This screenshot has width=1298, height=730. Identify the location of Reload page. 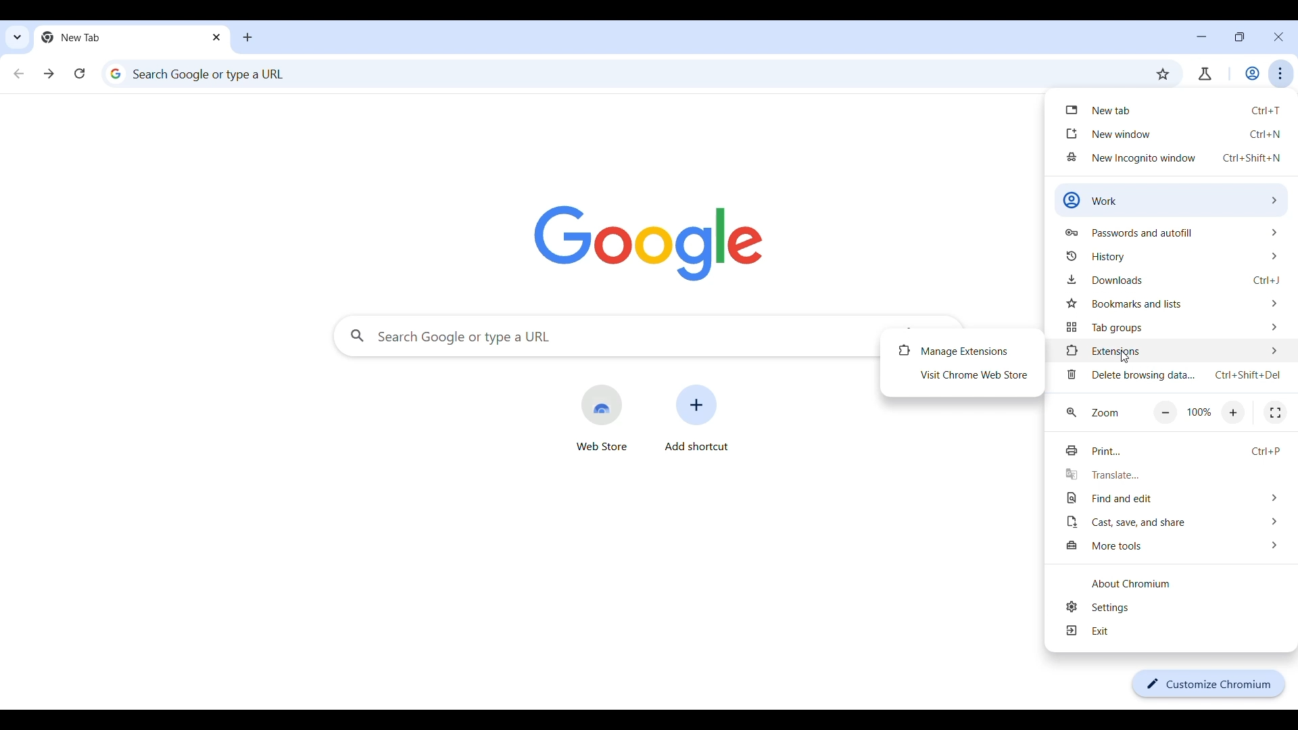
(80, 73).